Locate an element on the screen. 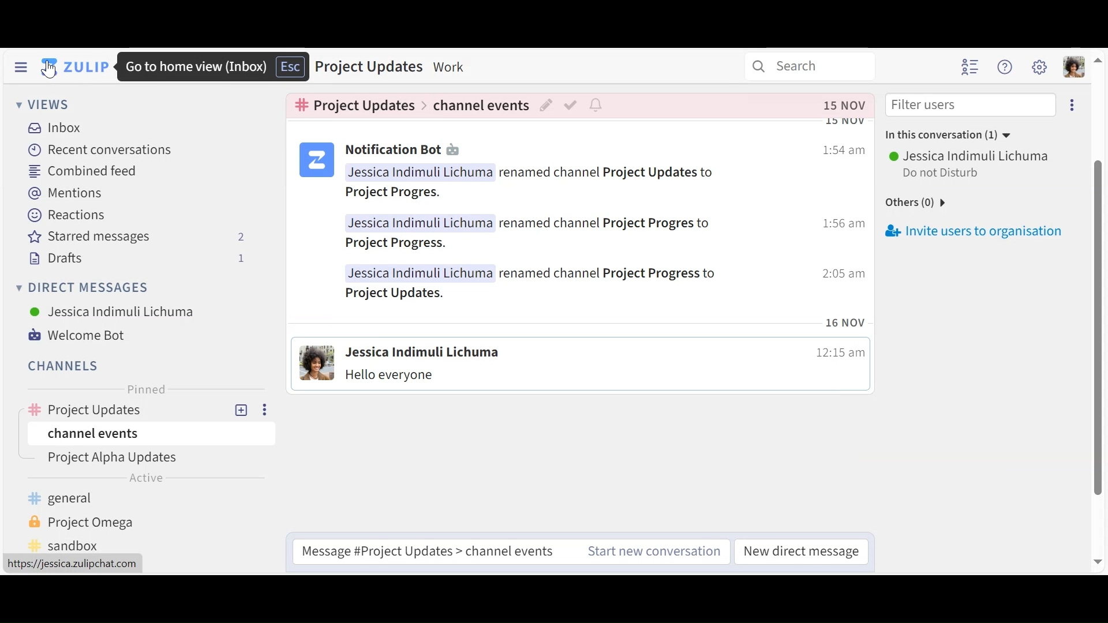 This screenshot has width=1108, height=623. sandbox is located at coordinates (88, 546).